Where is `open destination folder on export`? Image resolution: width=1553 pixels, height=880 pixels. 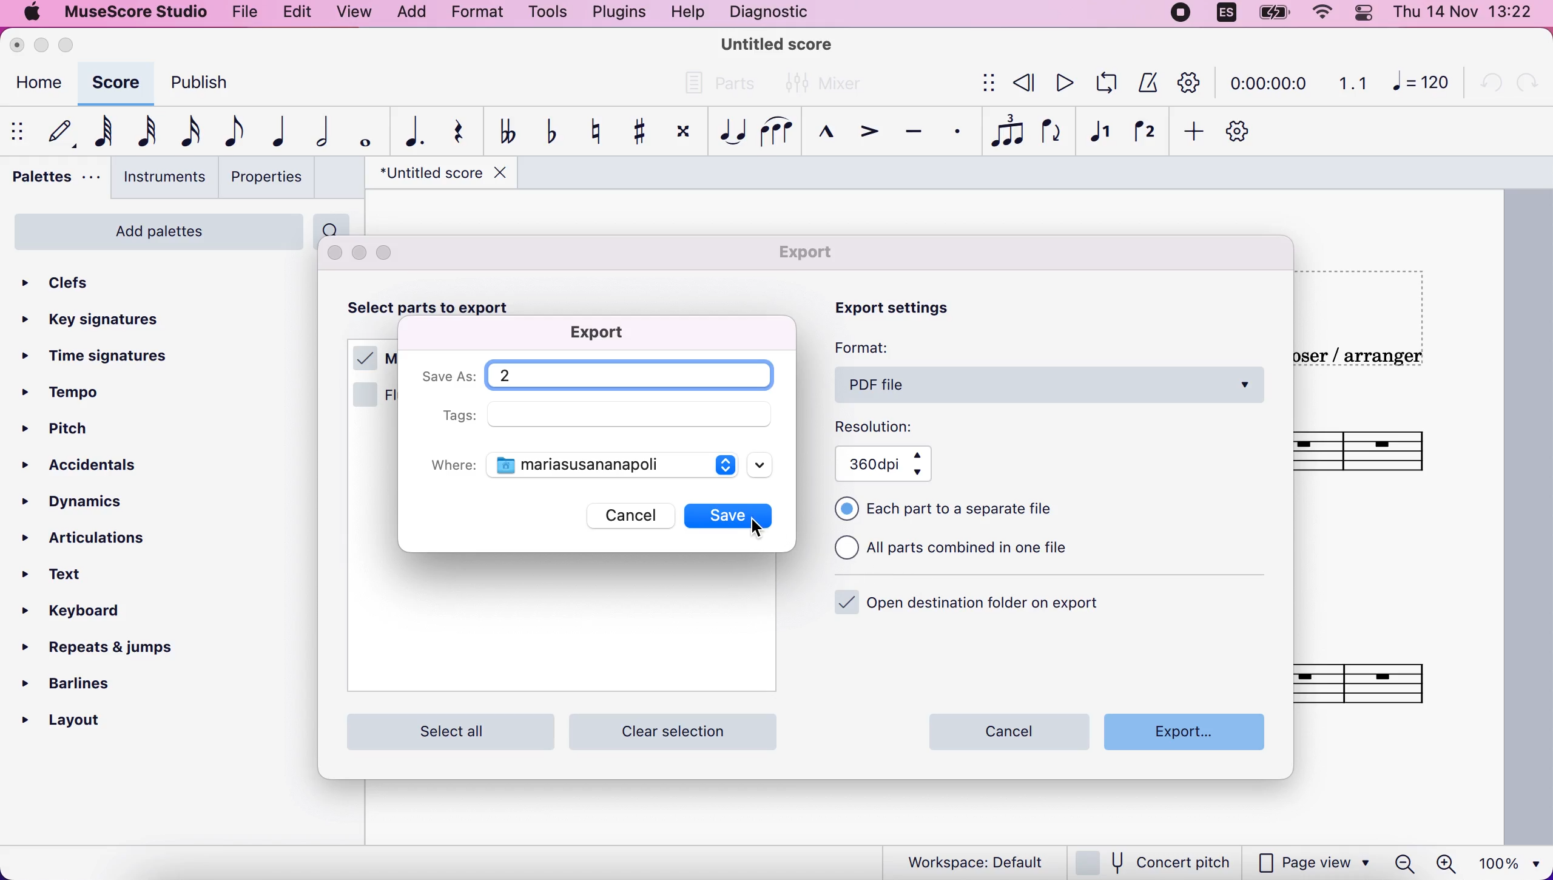 open destination folder on export is located at coordinates (972, 606).